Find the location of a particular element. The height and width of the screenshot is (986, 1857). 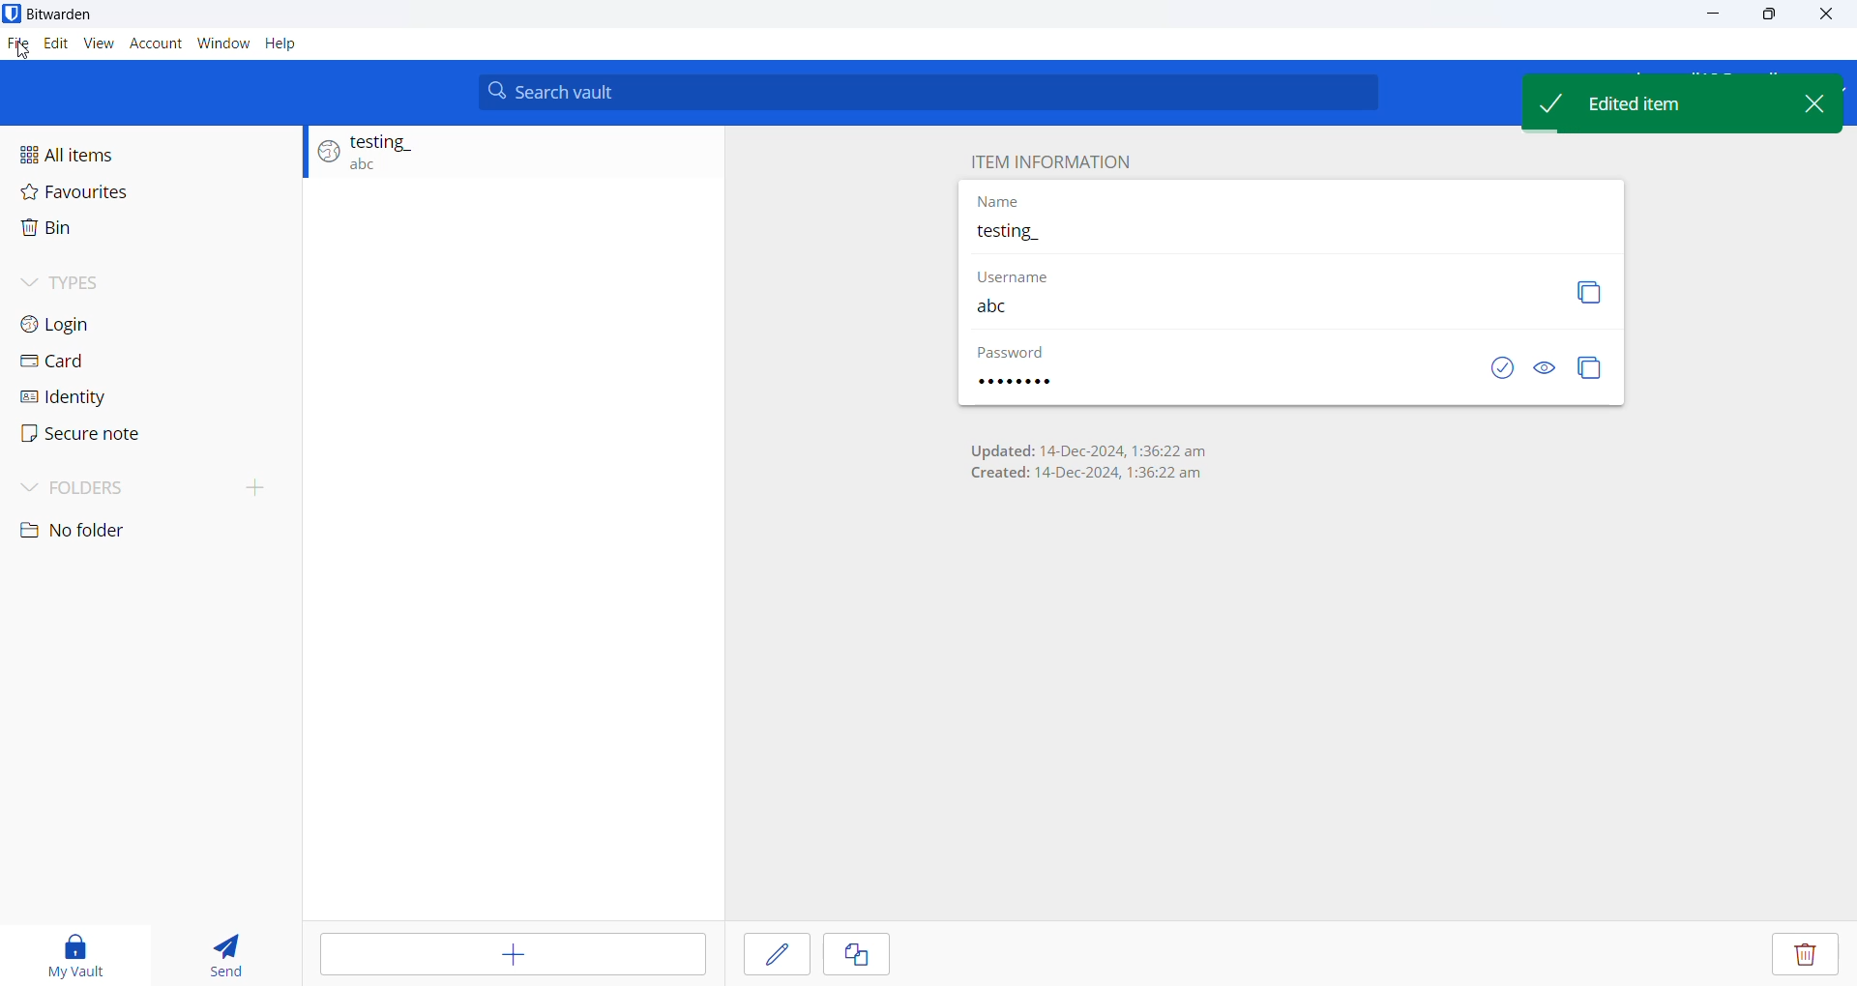

Close is located at coordinates (1833, 17).